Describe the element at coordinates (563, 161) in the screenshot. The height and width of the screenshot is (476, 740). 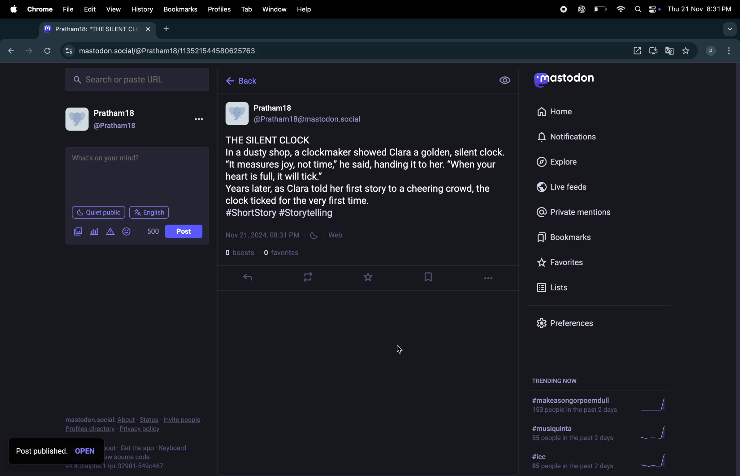
I see `explore` at that location.